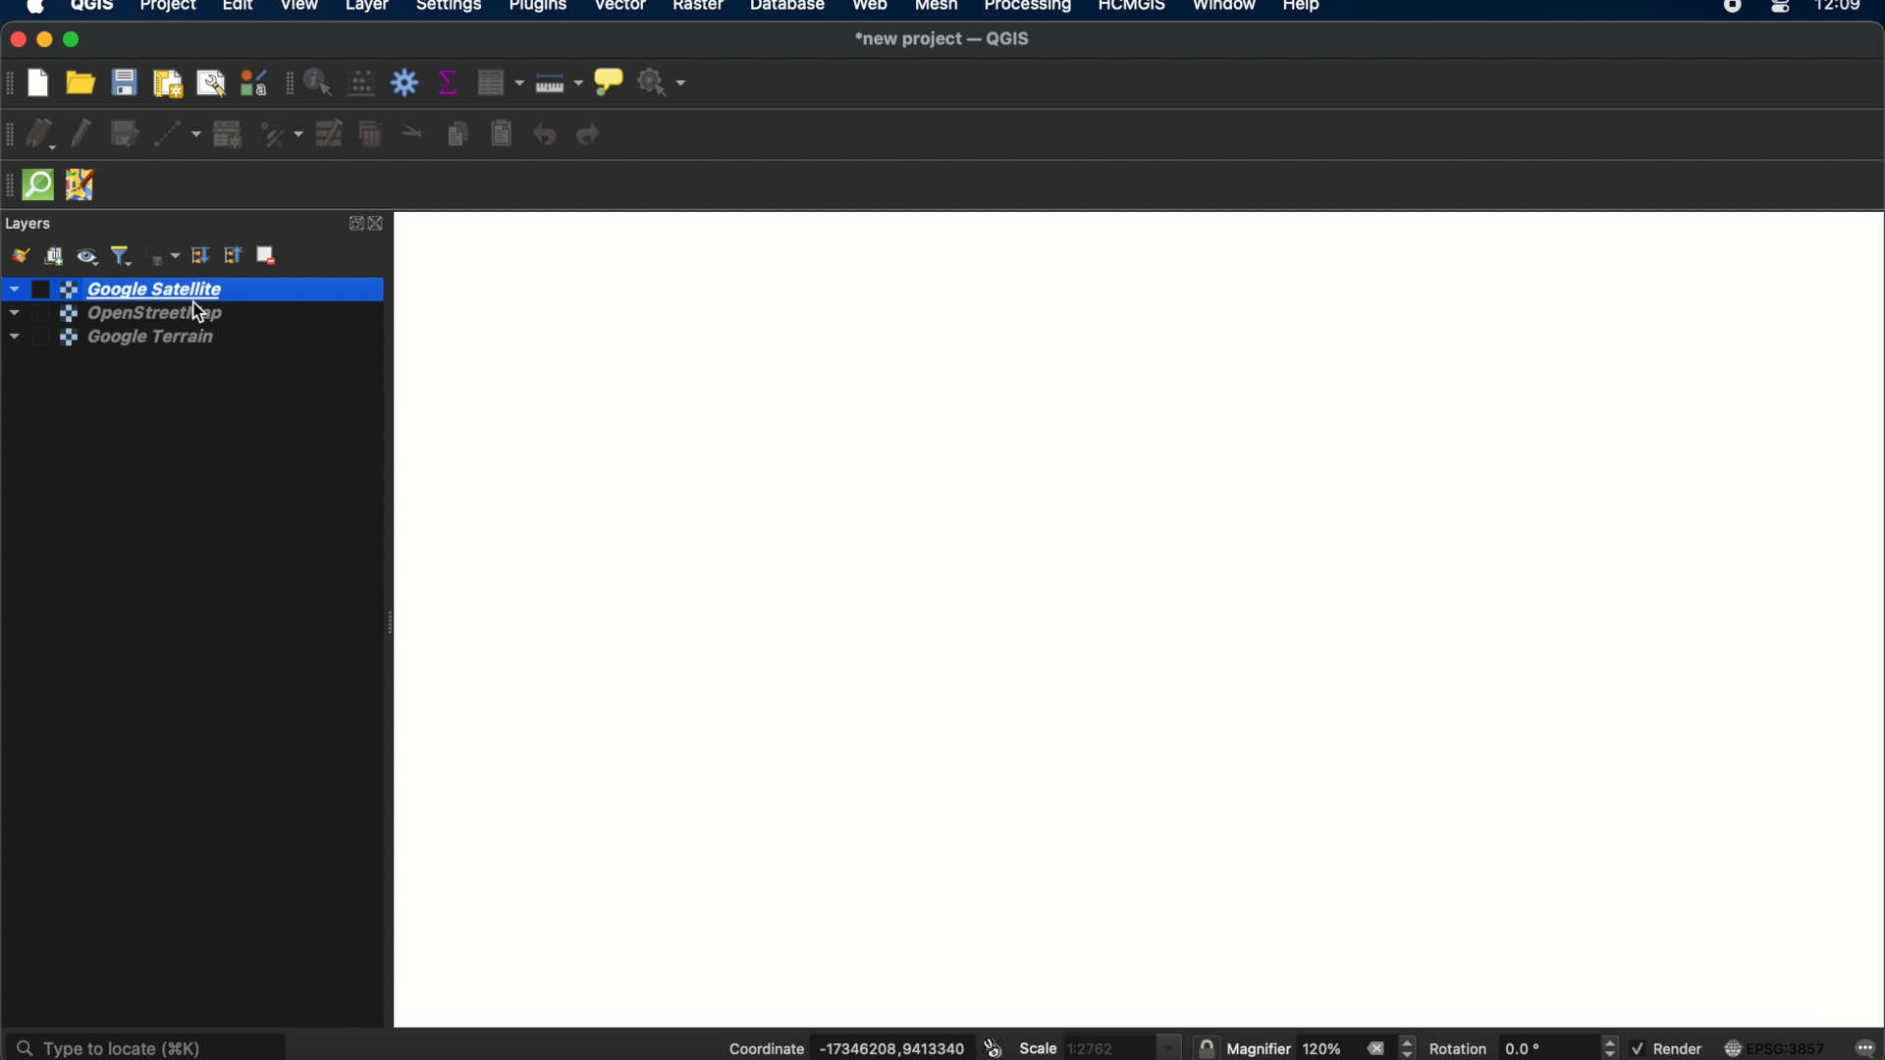  I want to click on add record, so click(227, 134).